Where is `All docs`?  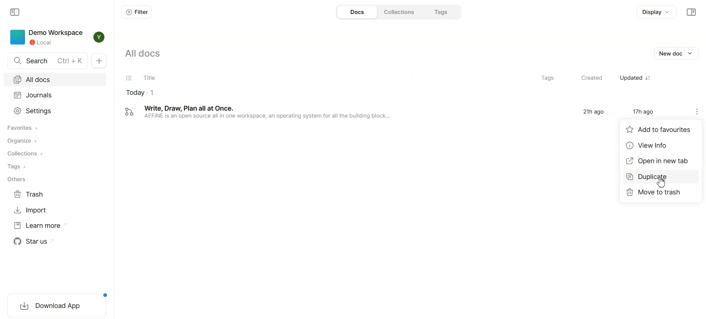
All docs is located at coordinates (154, 53).